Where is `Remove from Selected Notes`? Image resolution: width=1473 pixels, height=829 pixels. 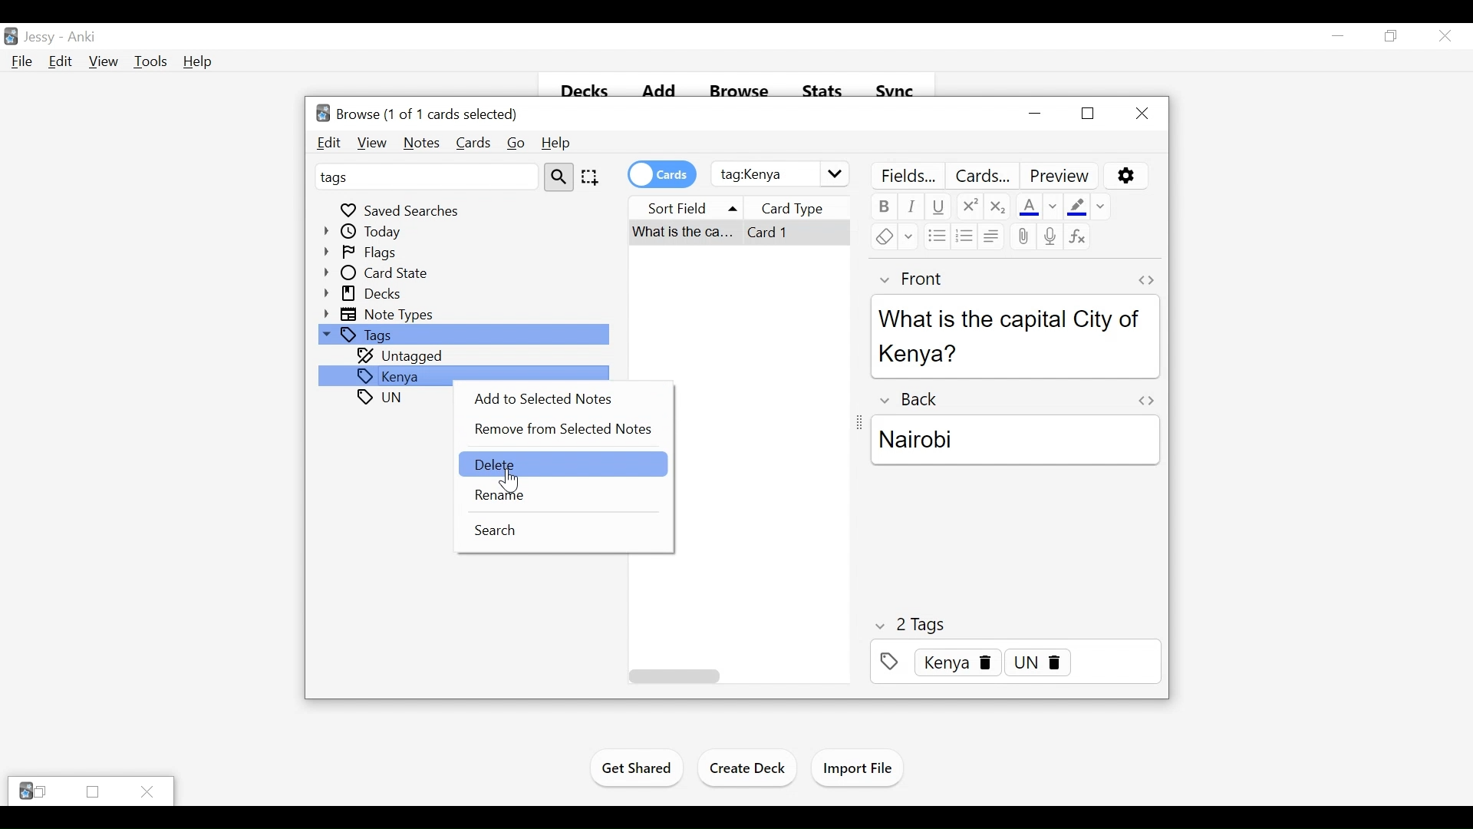
Remove from Selected Notes is located at coordinates (562, 429).